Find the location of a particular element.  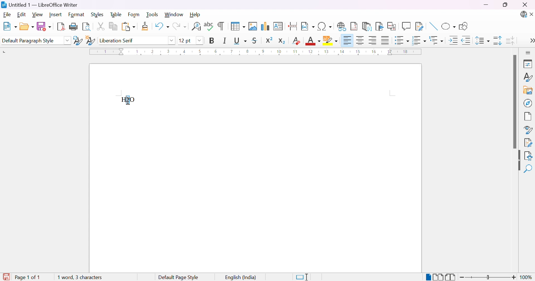

Show track changes functions is located at coordinates (419, 26).